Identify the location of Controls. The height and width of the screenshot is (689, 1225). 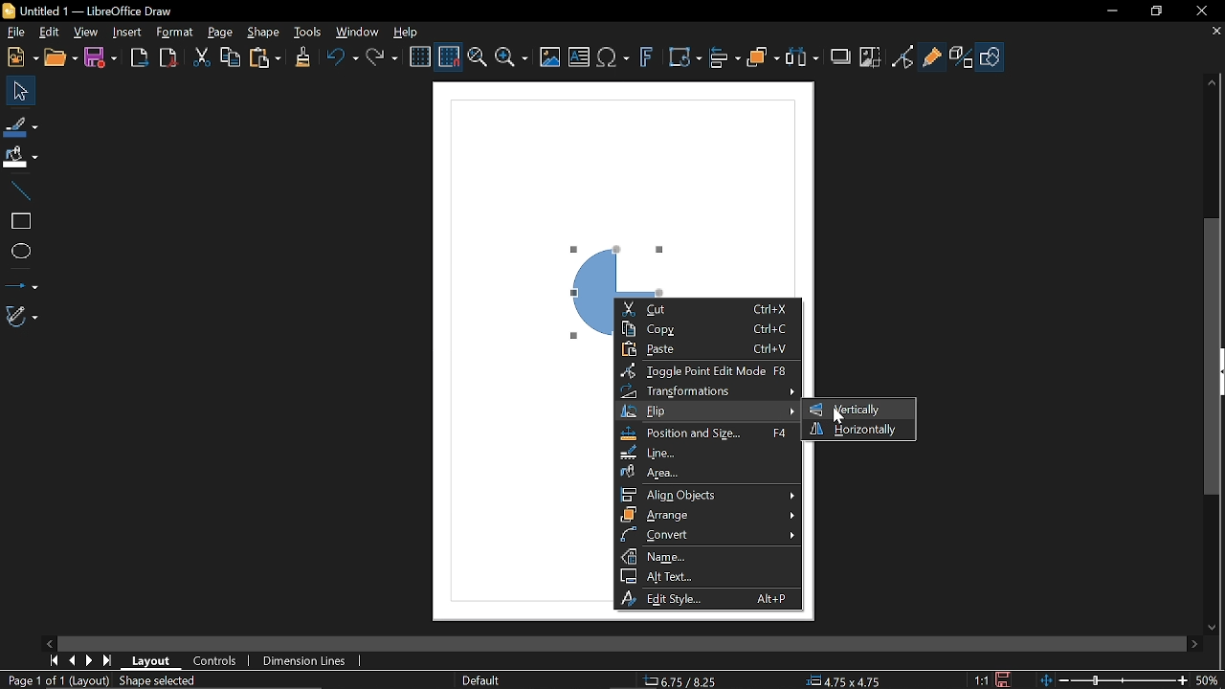
(216, 661).